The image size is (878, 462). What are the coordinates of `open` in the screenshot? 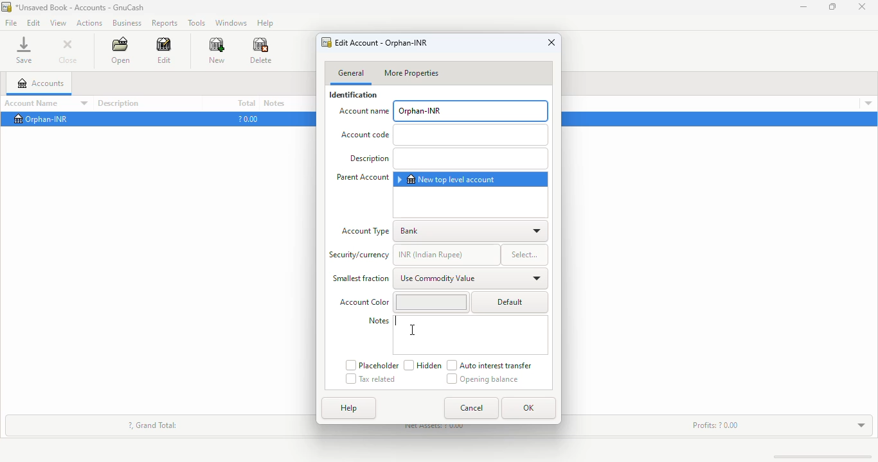 It's located at (121, 51).